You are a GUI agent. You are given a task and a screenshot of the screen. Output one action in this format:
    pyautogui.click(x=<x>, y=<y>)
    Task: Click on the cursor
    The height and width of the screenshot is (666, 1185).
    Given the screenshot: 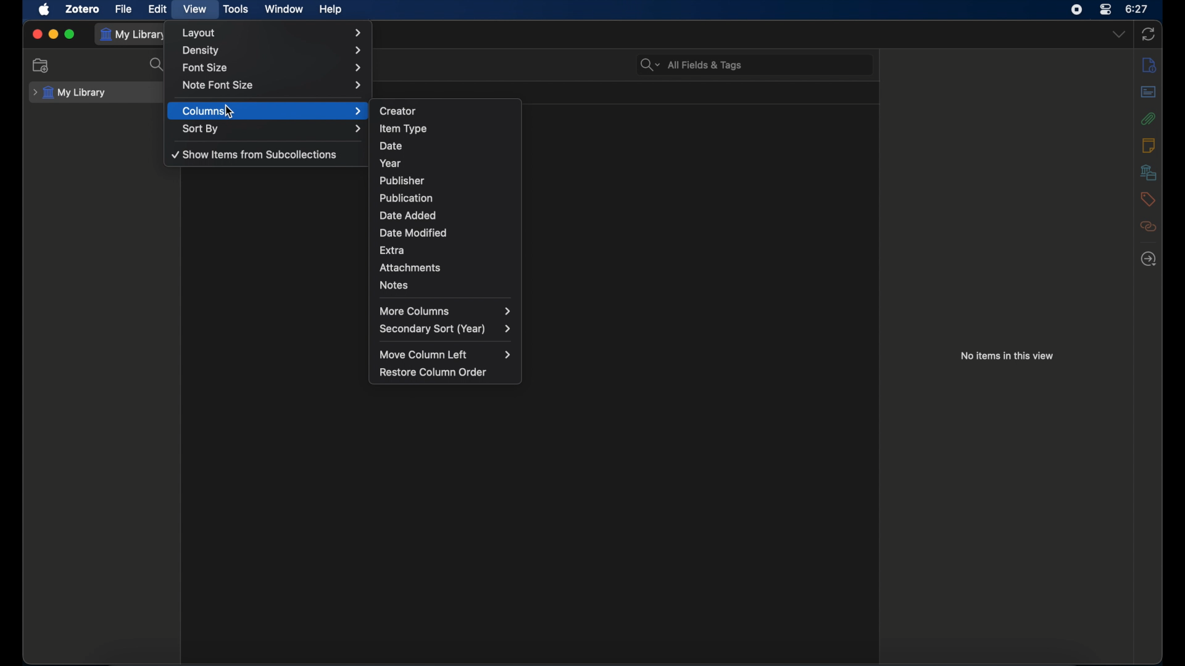 What is the action you would take?
    pyautogui.click(x=231, y=110)
    